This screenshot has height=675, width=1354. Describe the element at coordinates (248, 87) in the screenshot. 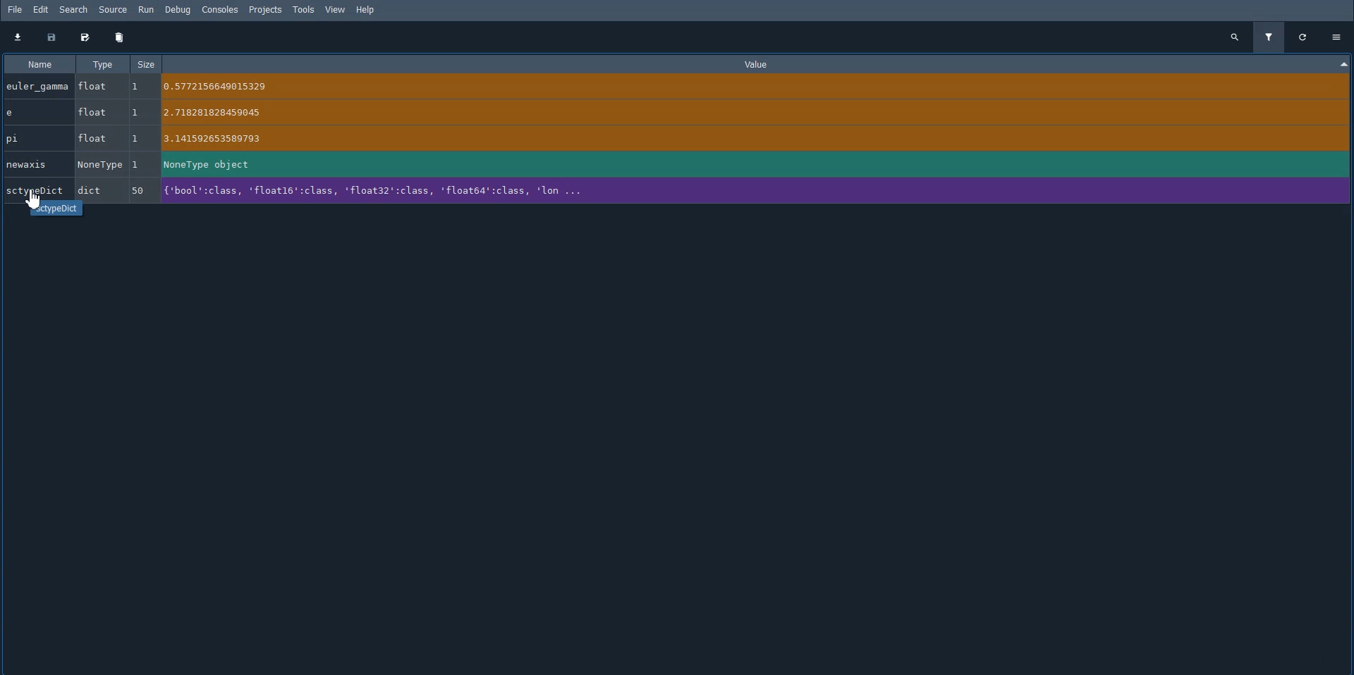

I see `euler_gamma` at that location.